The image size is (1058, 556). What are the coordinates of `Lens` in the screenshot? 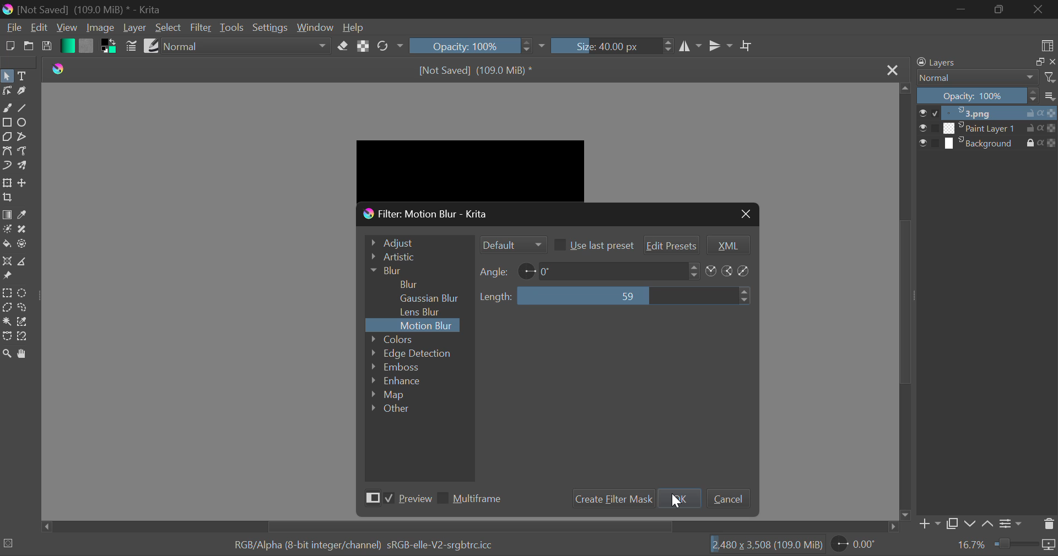 It's located at (424, 312).